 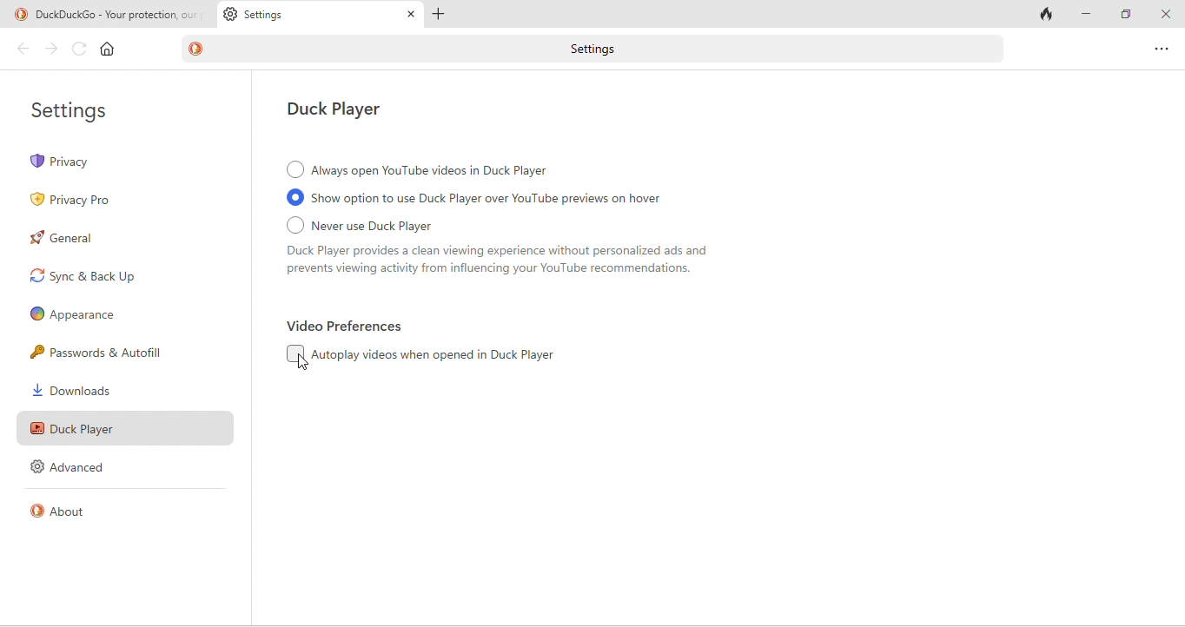 What do you see at coordinates (599, 49) in the screenshot?
I see `settings` at bounding box center [599, 49].